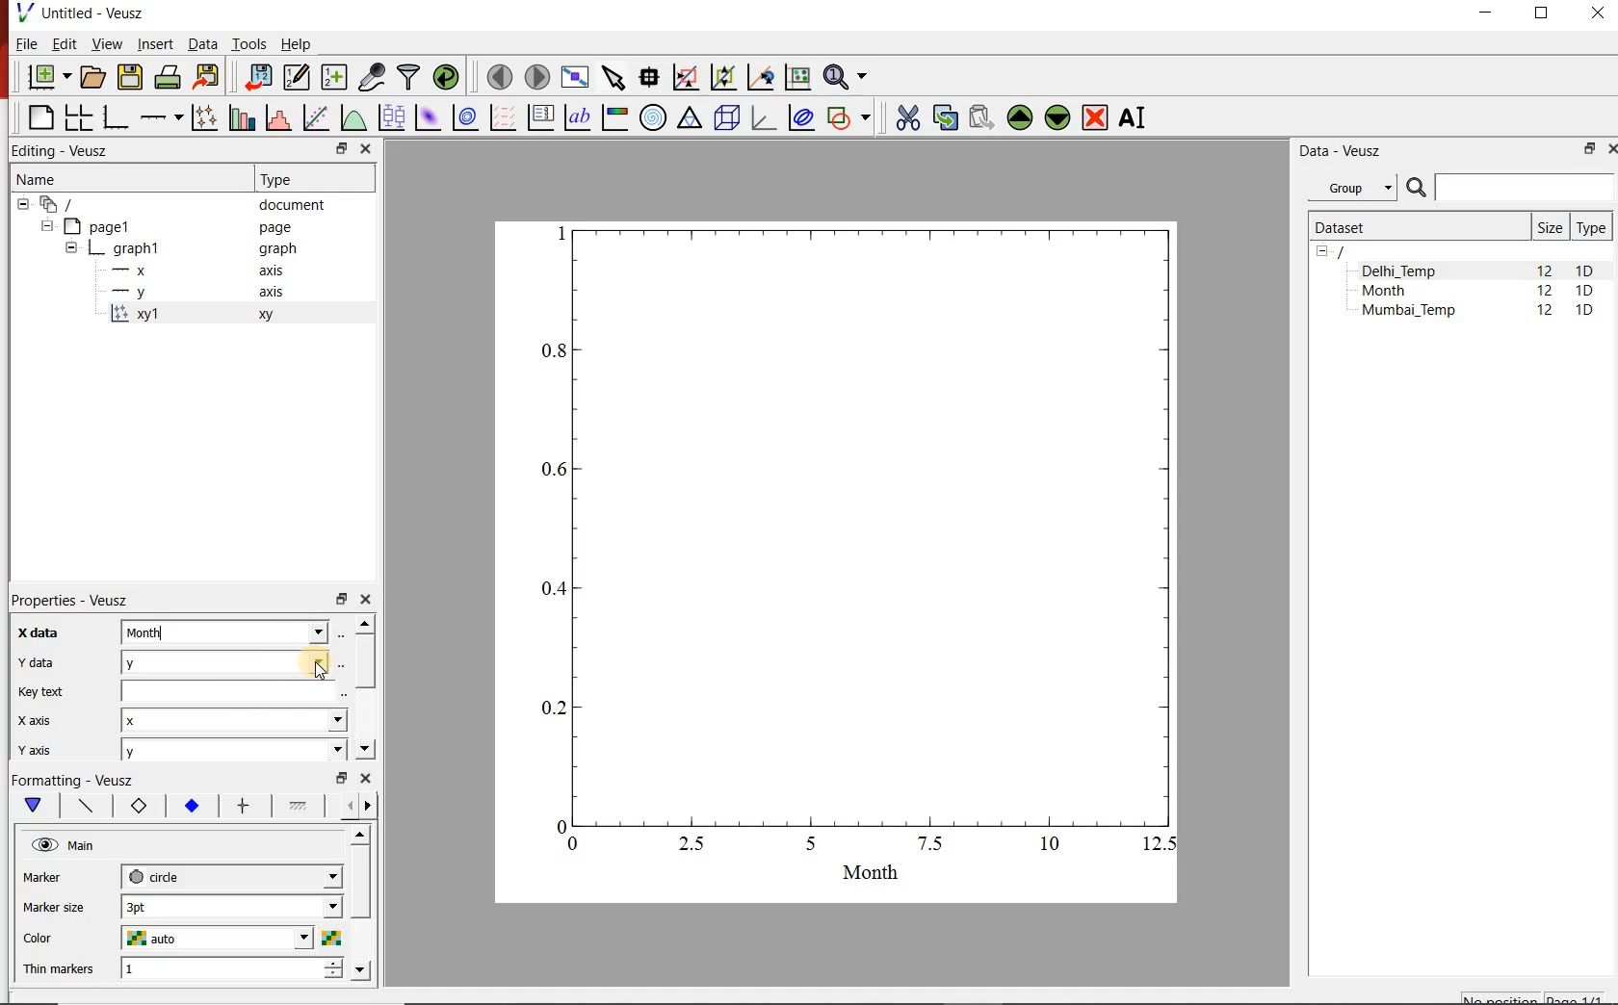  I want to click on Tick labels, so click(190, 803).